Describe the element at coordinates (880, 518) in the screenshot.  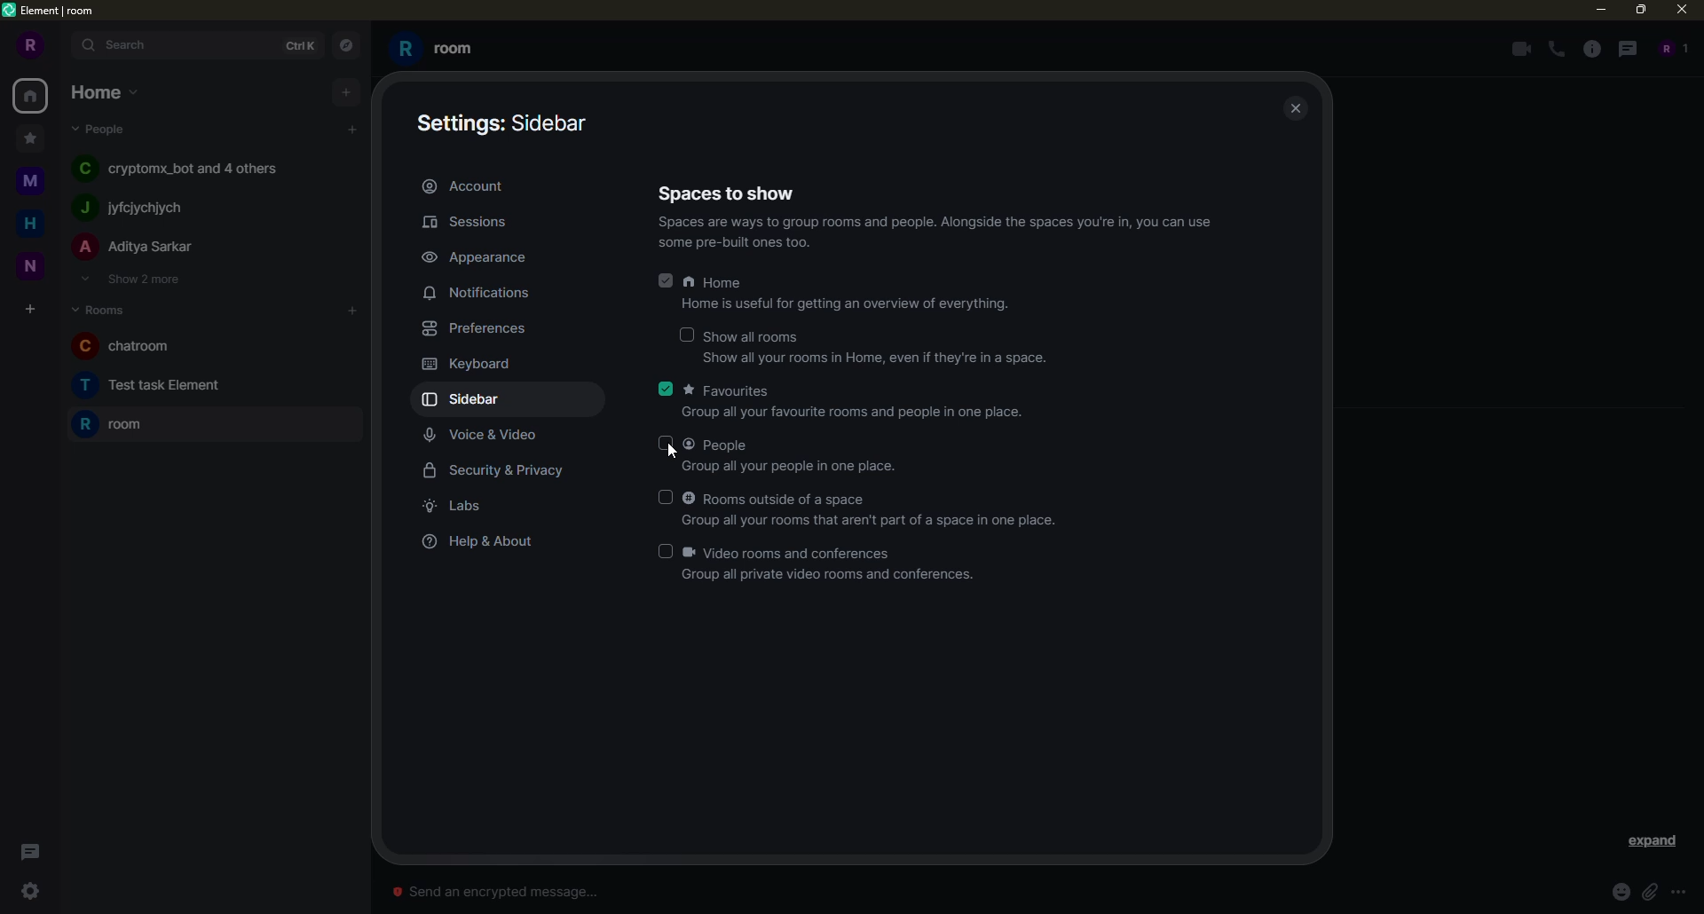
I see `Group all your rooms that aren't part of a space in one place.` at that location.